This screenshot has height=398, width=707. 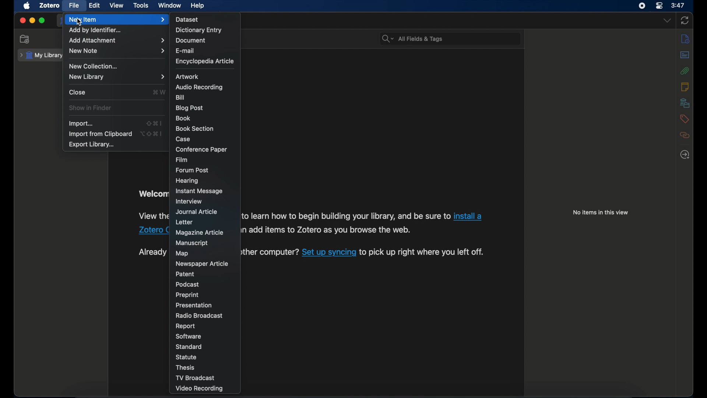 What do you see at coordinates (201, 149) in the screenshot?
I see `conference paper` at bounding box center [201, 149].